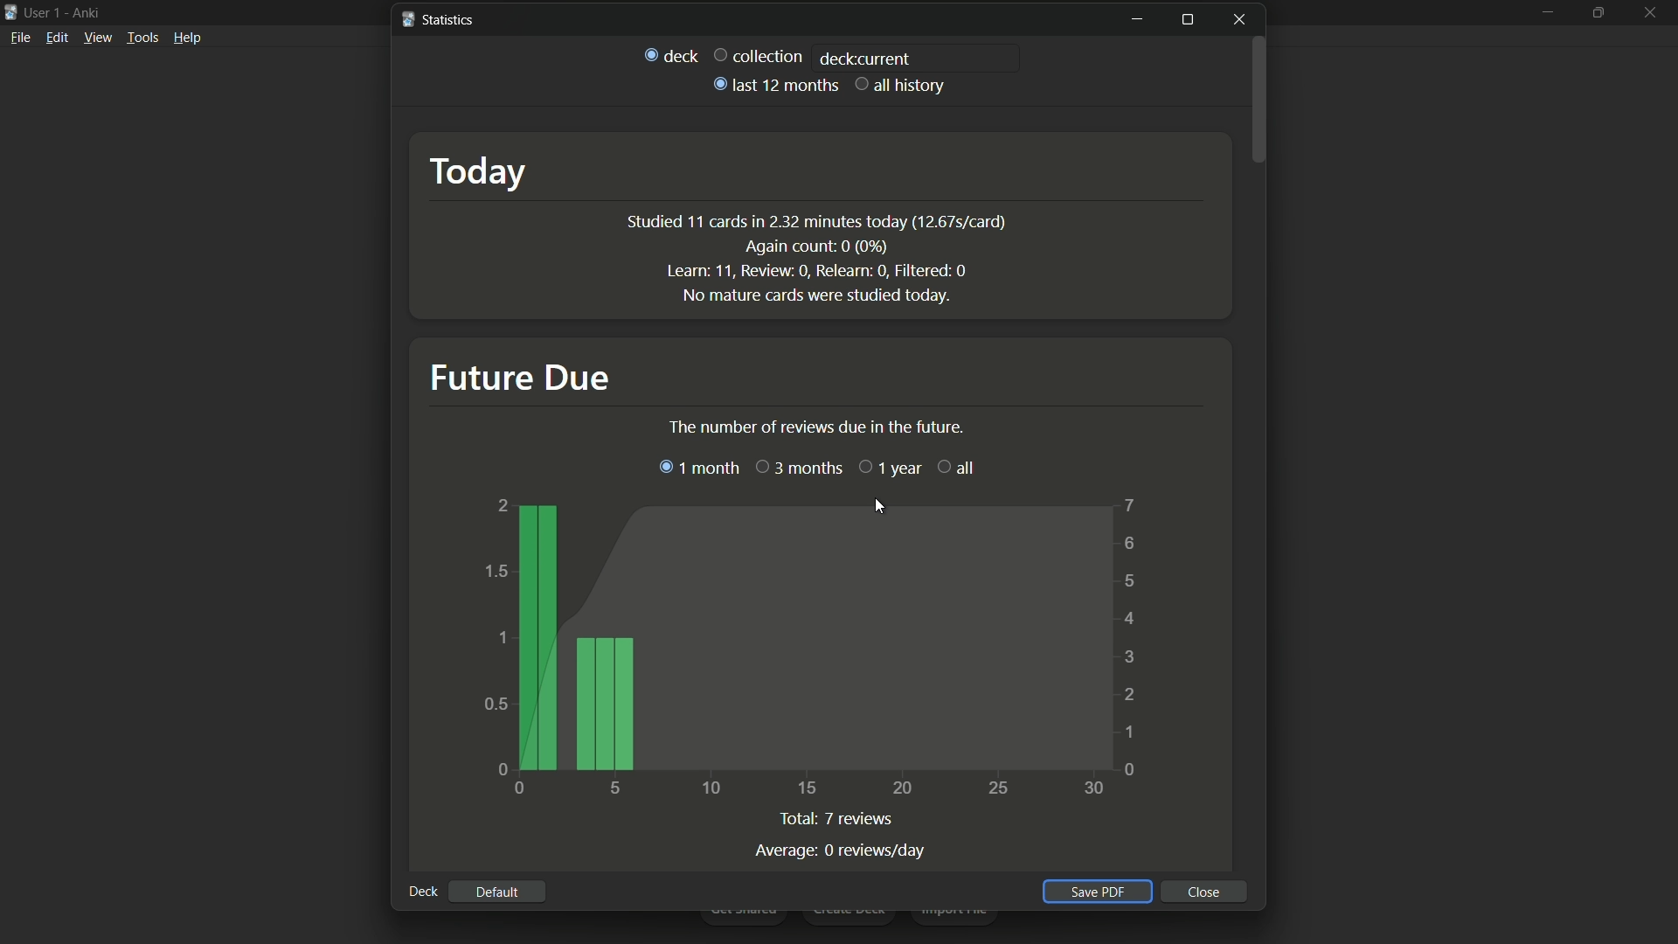 This screenshot has height=944, width=1678. What do you see at coordinates (437, 18) in the screenshot?
I see `statistics` at bounding box center [437, 18].